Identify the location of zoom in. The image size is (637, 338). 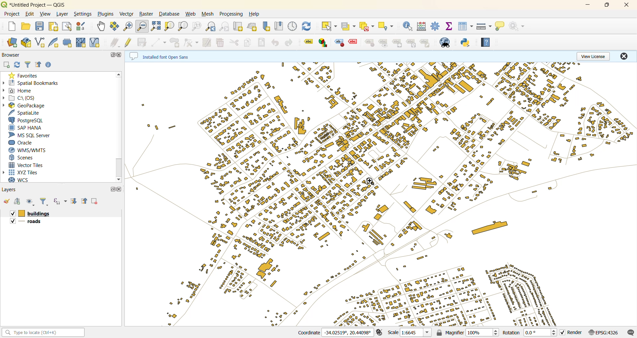
(130, 26).